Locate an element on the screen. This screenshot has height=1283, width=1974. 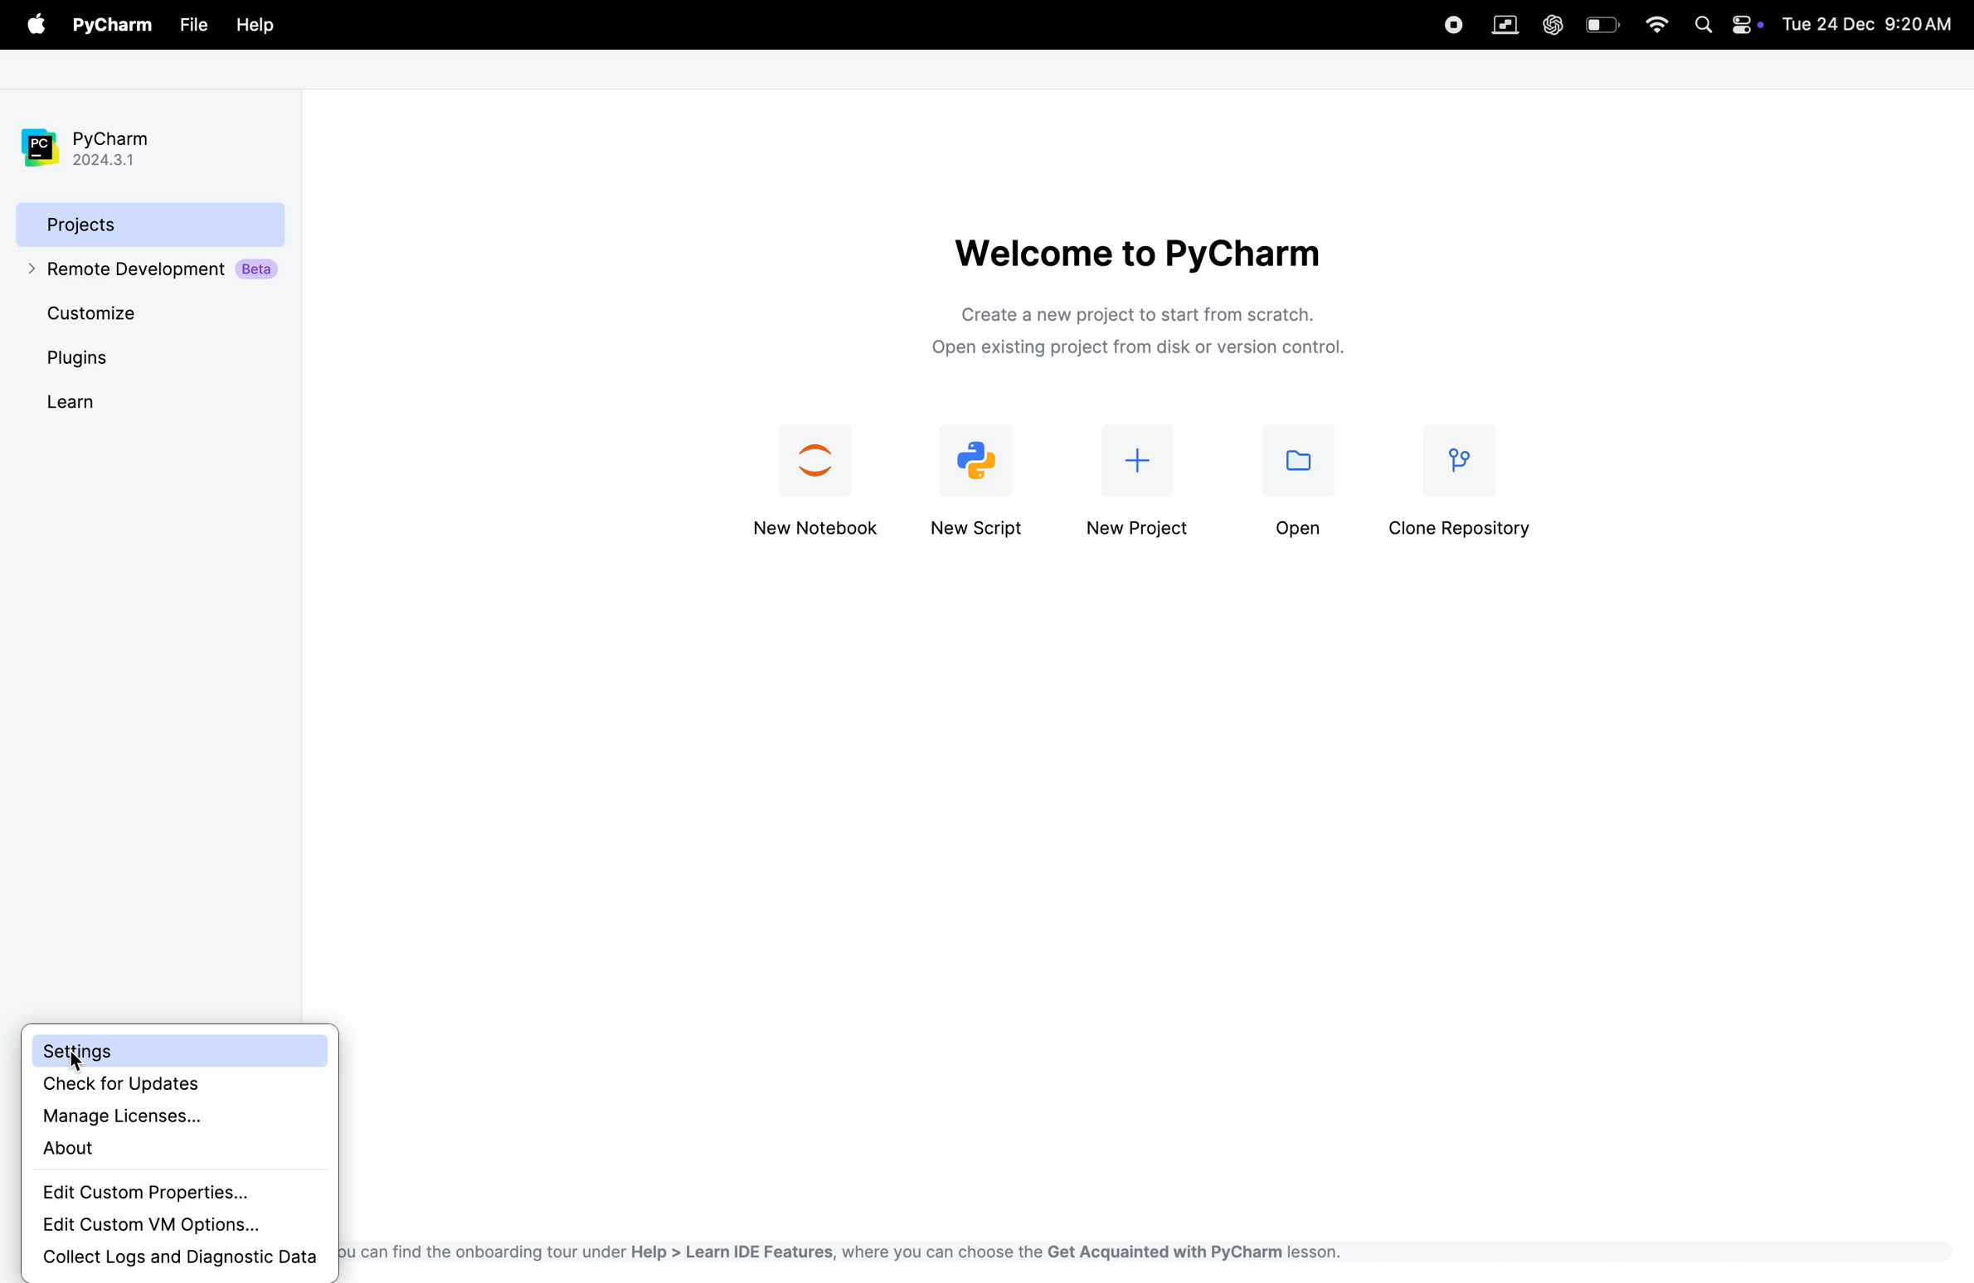
chatgpt is located at coordinates (1551, 25).